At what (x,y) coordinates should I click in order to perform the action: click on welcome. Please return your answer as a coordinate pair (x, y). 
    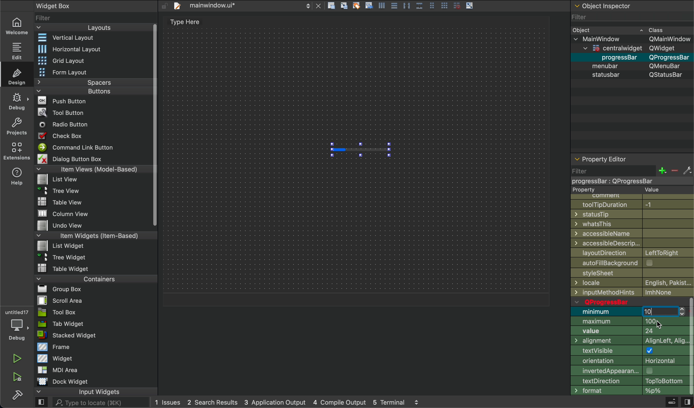
    Looking at the image, I should click on (16, 25).